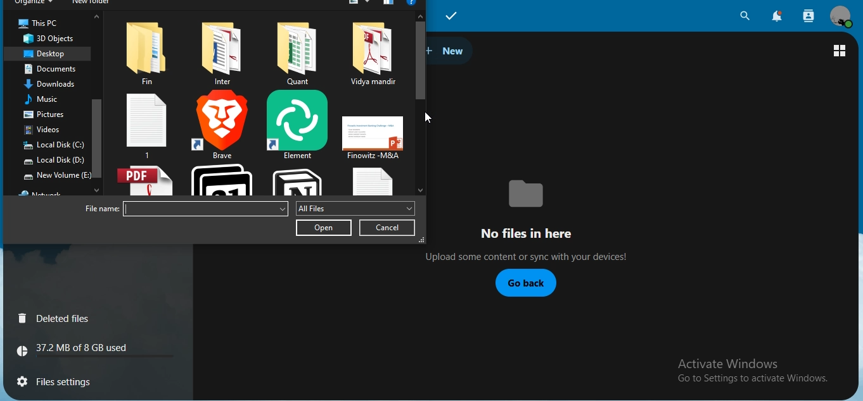 The image size is (863, 401). What do you see at coordinates (807, 15) in the screenshot?
I see `search contacts` at bounding box center [807, 15].